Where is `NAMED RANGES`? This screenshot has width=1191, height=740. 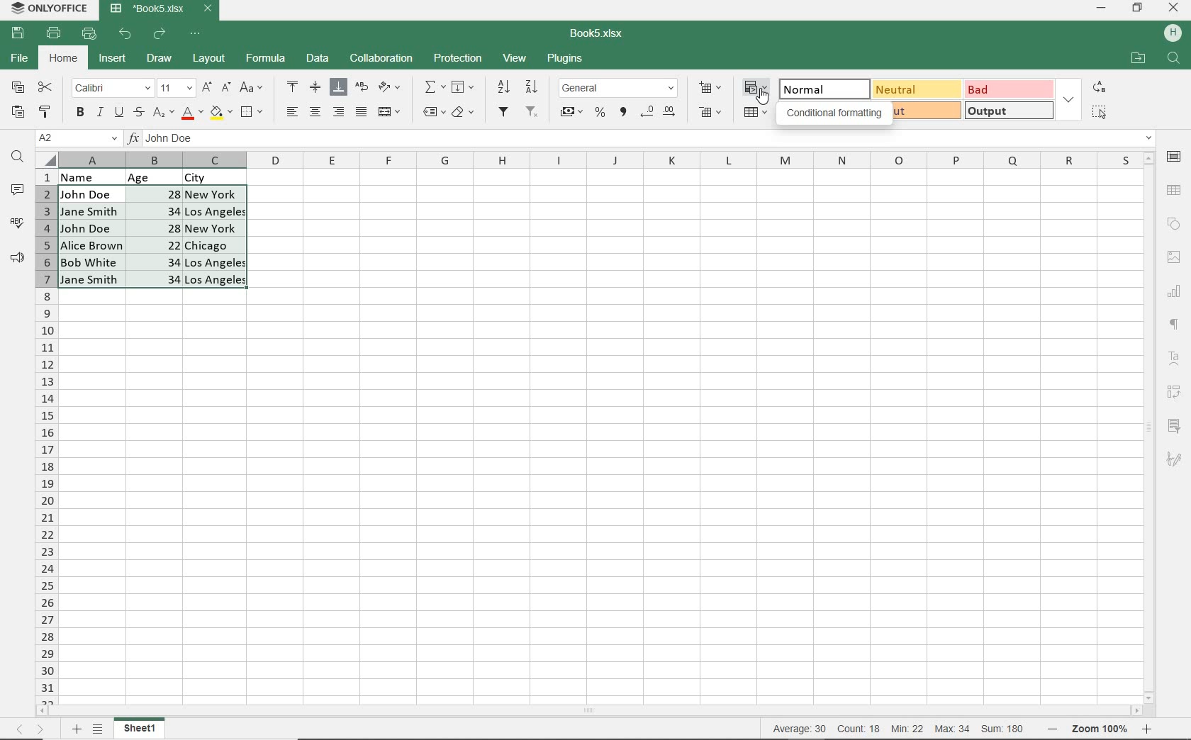 NAMED RANGES is located at coordinates (433, 113).